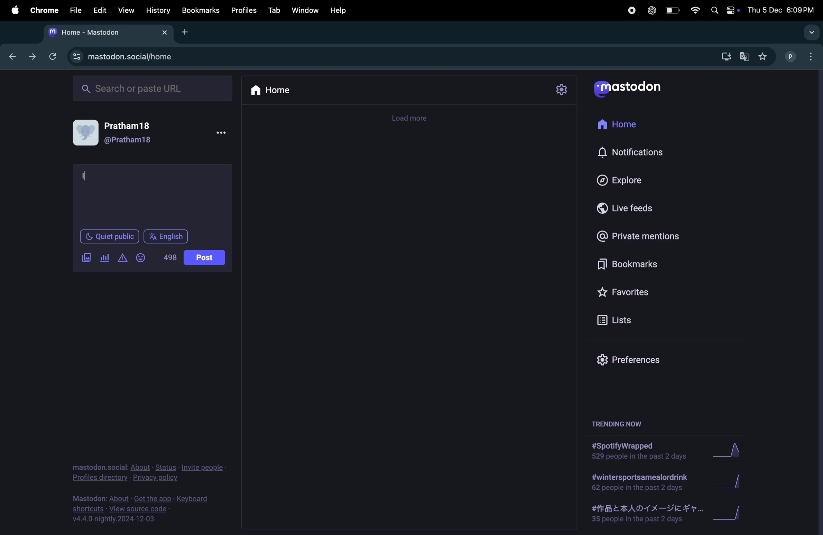 This screenshot has height=535, width=823. I want to click on edit, so click(101, 11).